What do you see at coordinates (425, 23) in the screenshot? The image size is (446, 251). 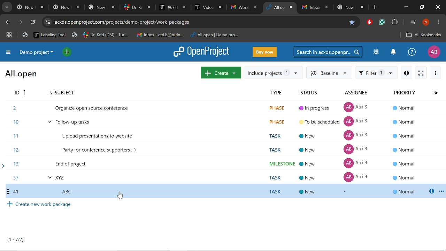 I see `Profile` at bounding box center [425, 23].